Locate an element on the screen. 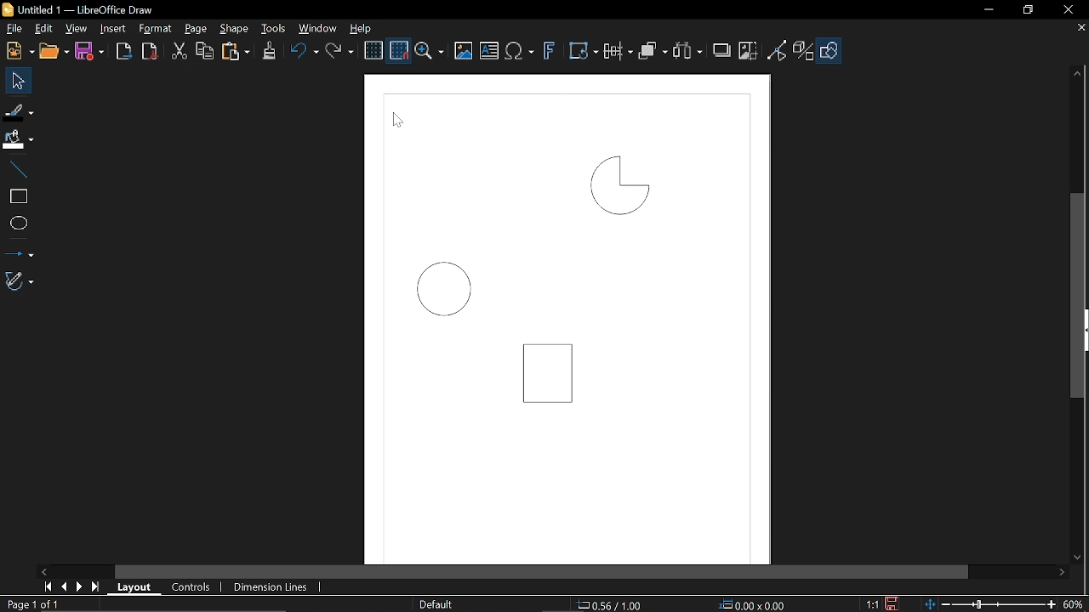  page is located at coordinates (31, 603).